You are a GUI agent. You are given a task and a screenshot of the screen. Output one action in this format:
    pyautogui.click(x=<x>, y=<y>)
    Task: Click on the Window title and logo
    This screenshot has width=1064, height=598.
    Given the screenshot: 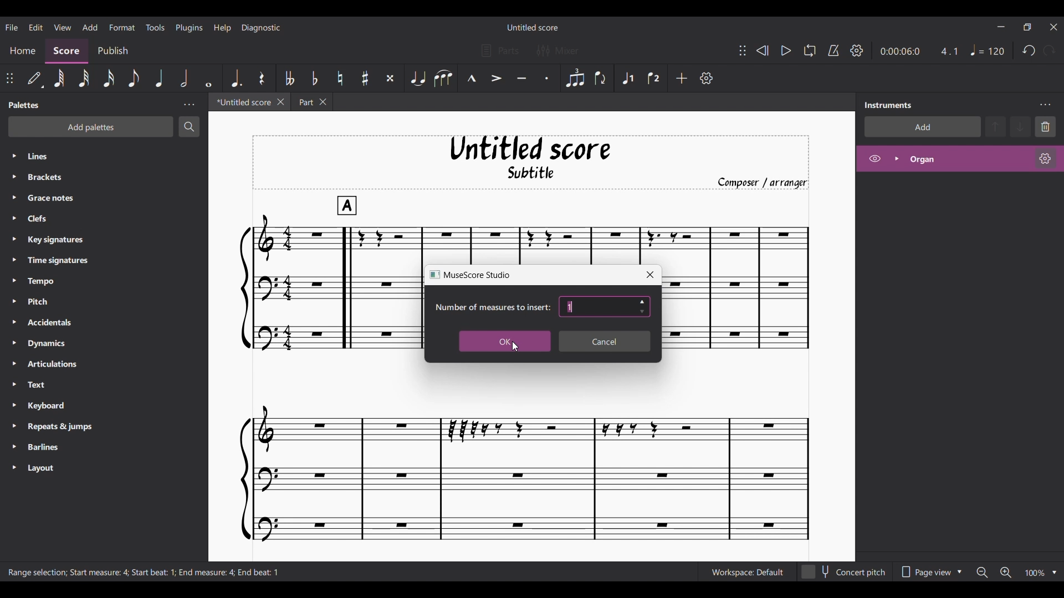 What is the action you would take?
    pyautogui.click(x=470, y=275)
    